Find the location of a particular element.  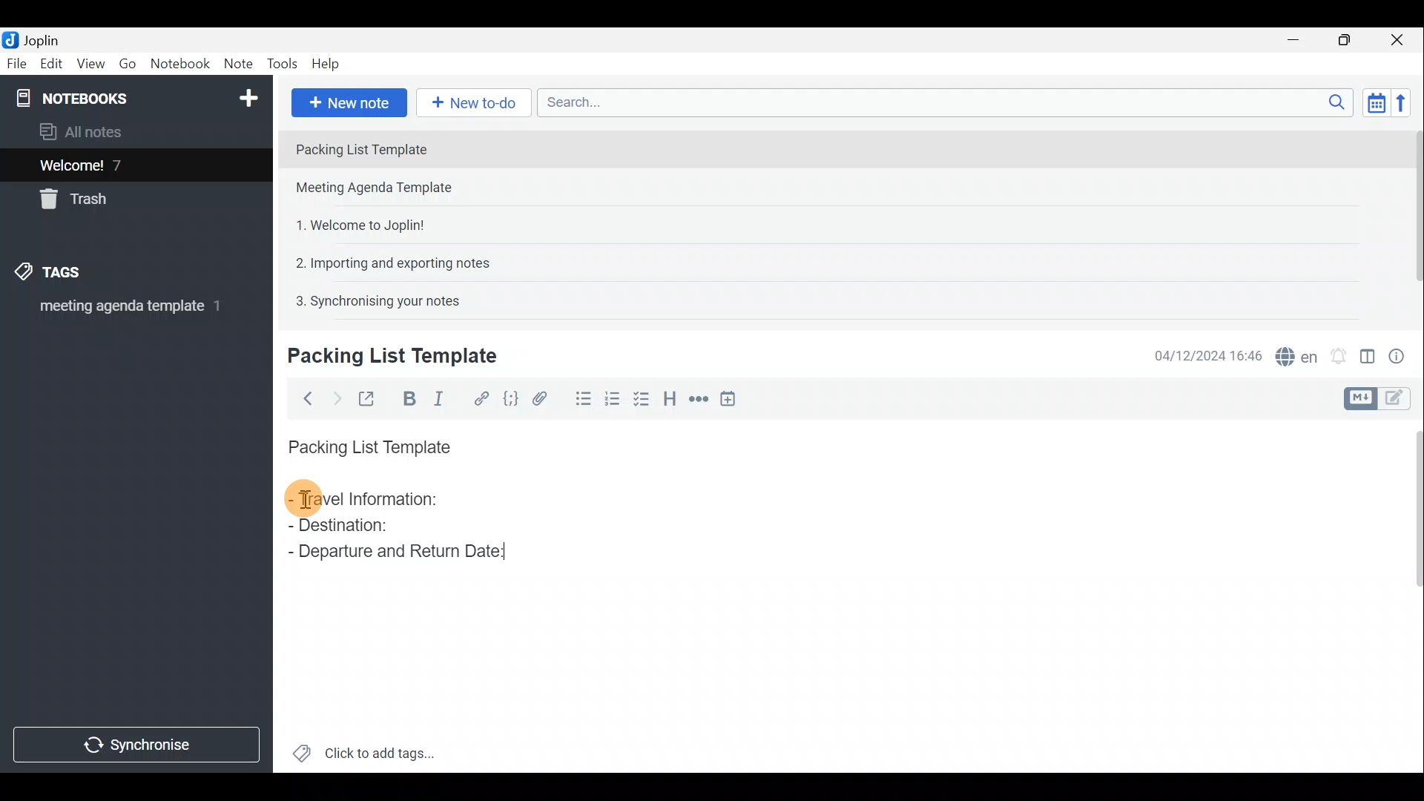

Date & time is located at coordinates (1208, 355).